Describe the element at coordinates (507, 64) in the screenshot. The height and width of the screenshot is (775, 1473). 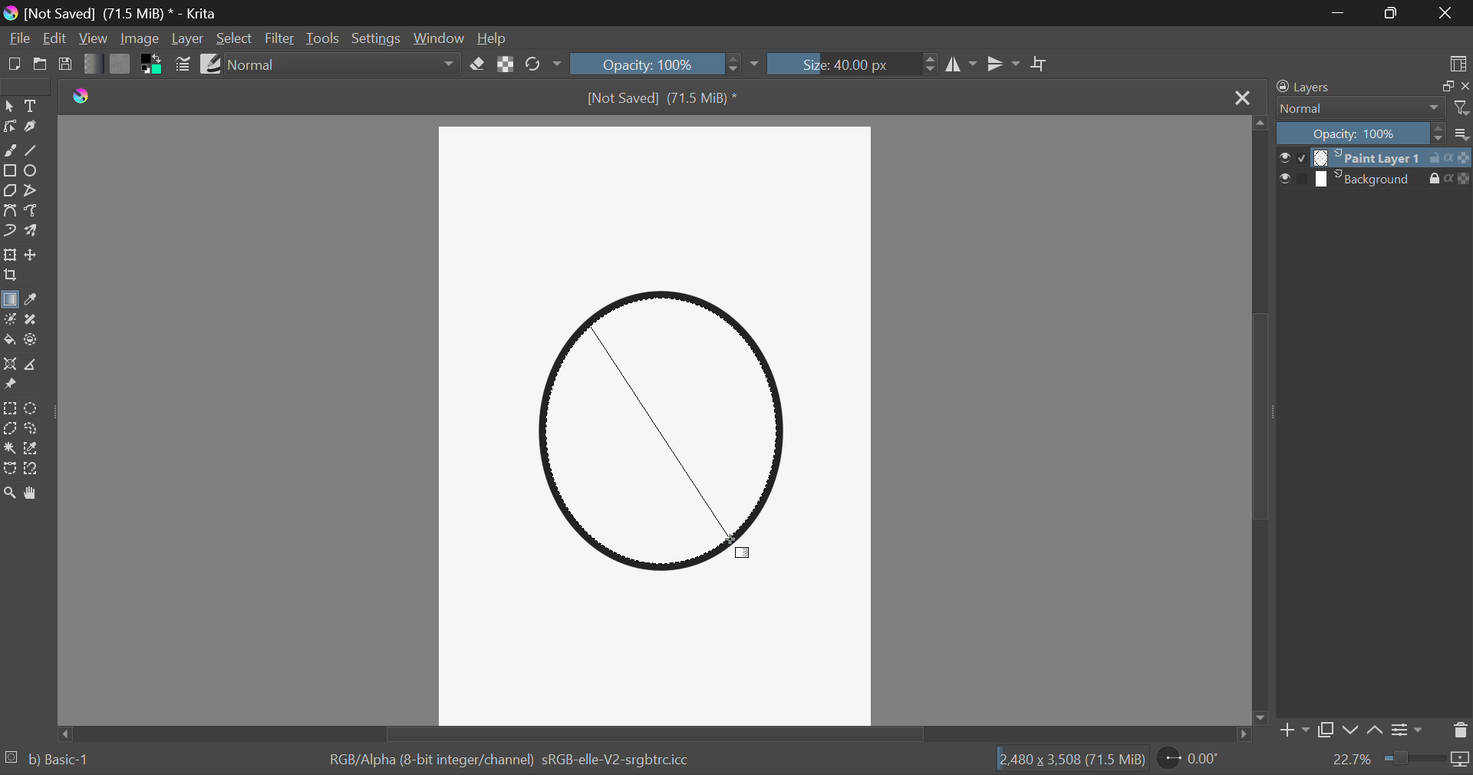
I see `Lock Alpha` at that location.